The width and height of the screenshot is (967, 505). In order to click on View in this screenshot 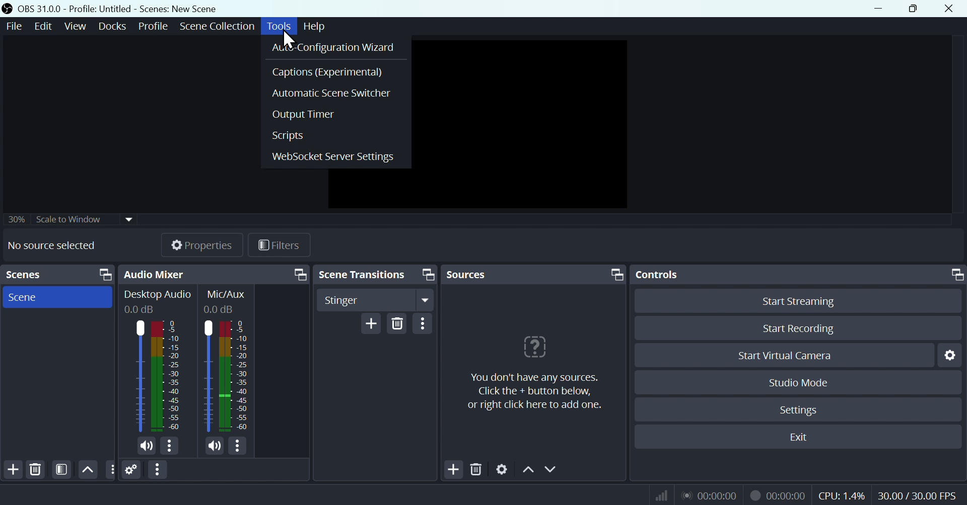, I will do `click(73, 26)`.